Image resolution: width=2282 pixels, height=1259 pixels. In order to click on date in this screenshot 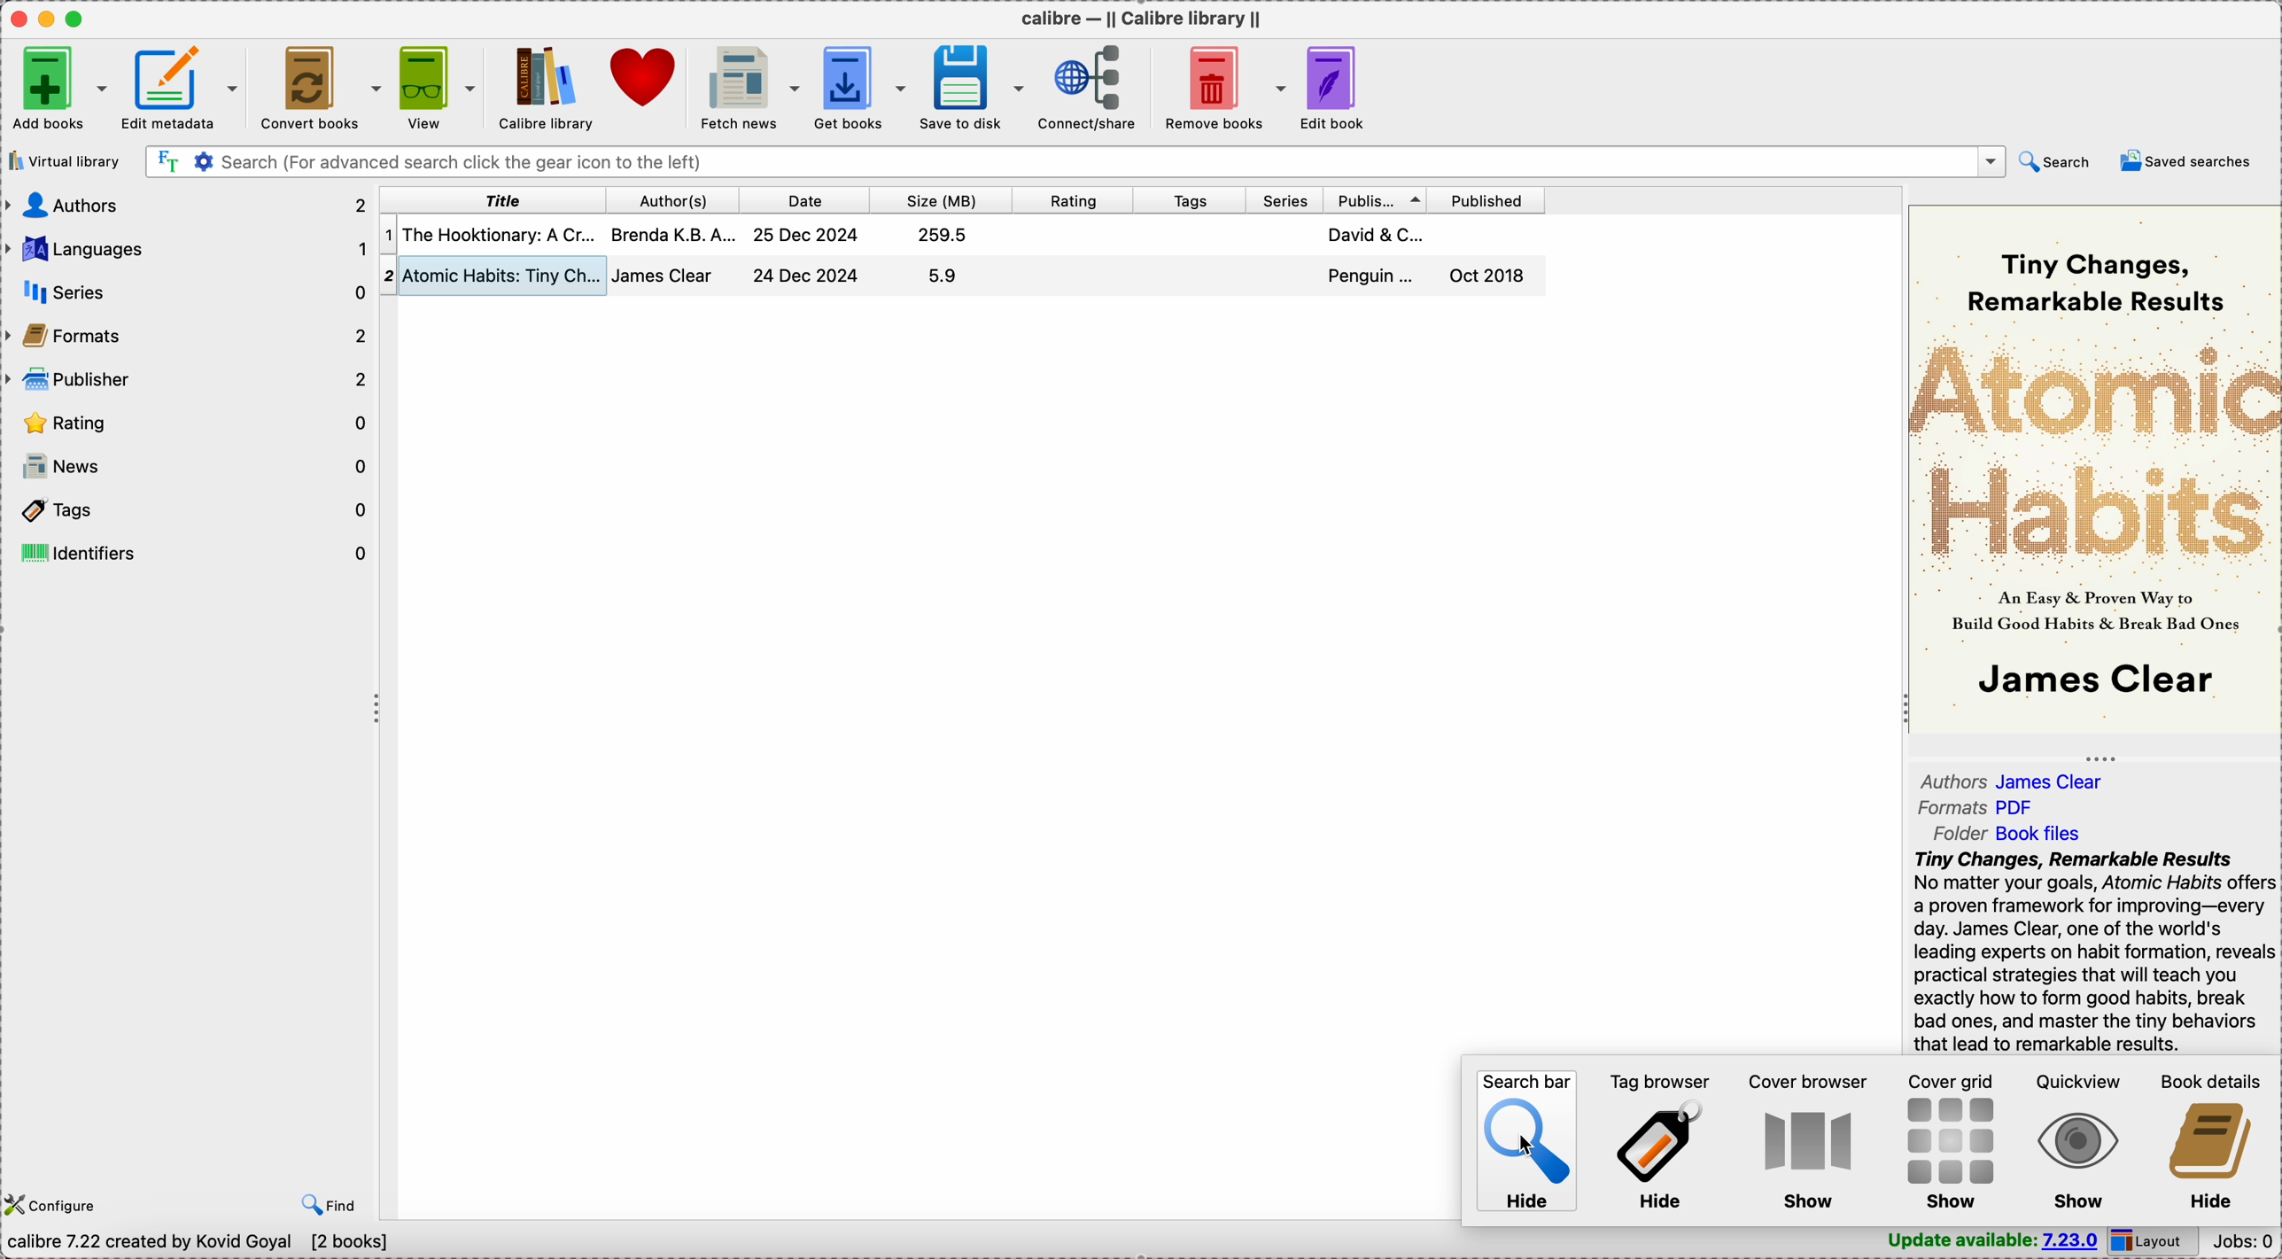, I will do `click(802, 199)`.